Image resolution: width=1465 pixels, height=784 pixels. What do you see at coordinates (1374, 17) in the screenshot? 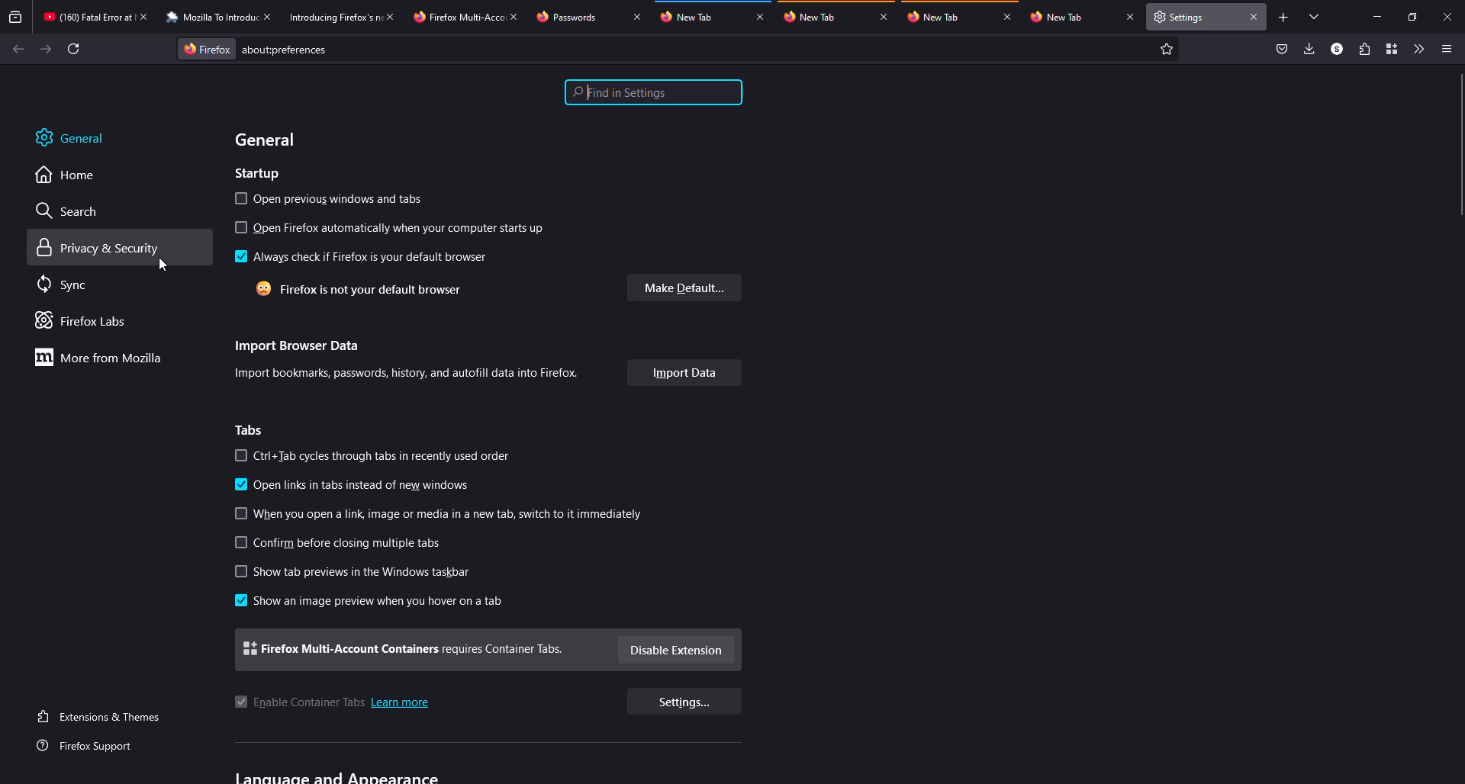
I see `minimize` at bounding box center [1374, 17].